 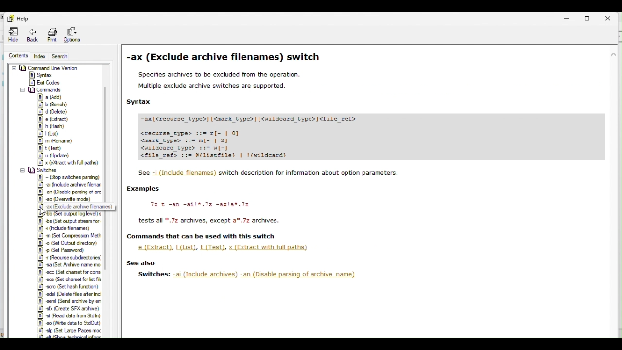 What do you see at coordinates (199, 204) in the screenshot?
I see `Jz t -an -ai'*.7z -ax'a*.7z` at bounding box center [199, 204].